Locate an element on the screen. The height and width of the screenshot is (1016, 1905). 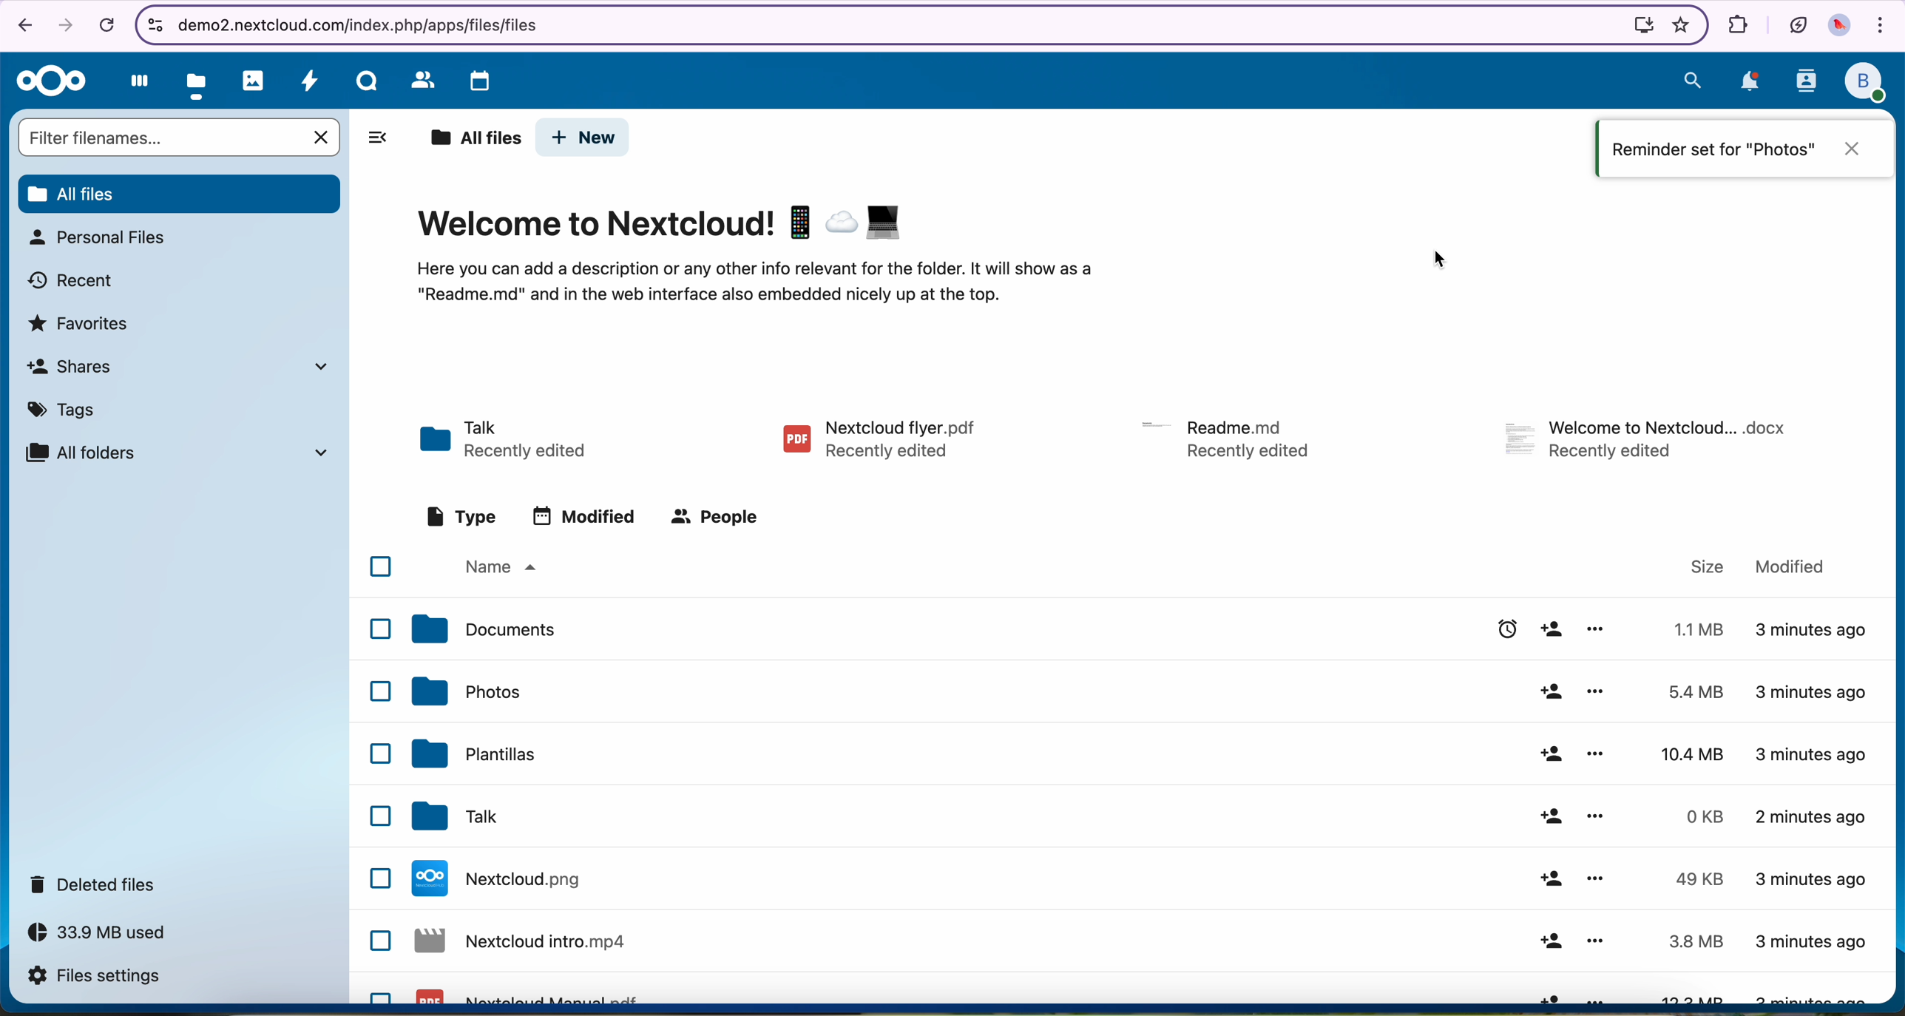
URL is located at coordinates (369, 24).